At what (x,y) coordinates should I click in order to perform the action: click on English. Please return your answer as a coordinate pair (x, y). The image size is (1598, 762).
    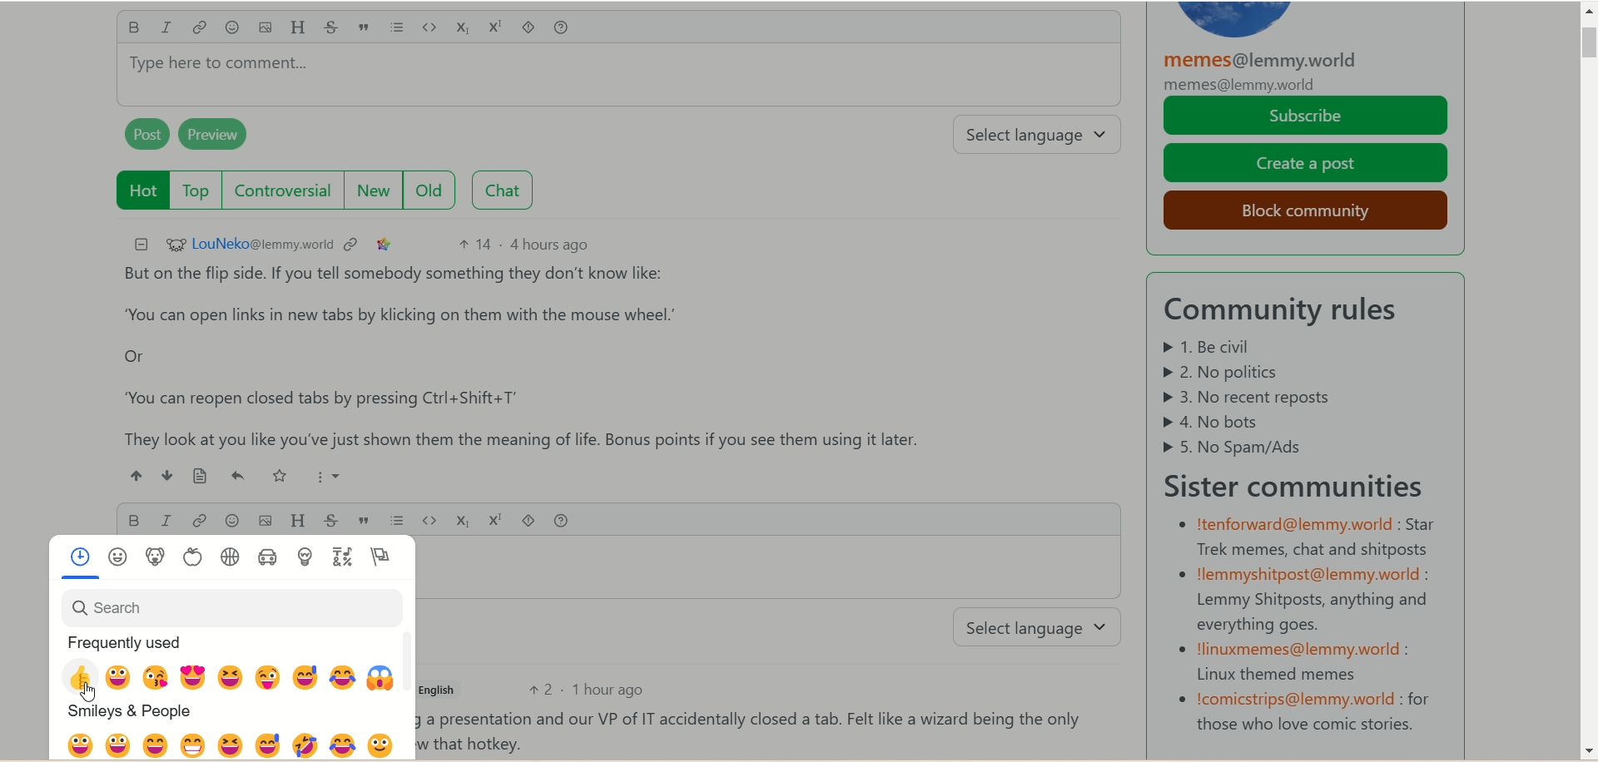
    Looking at the image, I should click on (444, 689).